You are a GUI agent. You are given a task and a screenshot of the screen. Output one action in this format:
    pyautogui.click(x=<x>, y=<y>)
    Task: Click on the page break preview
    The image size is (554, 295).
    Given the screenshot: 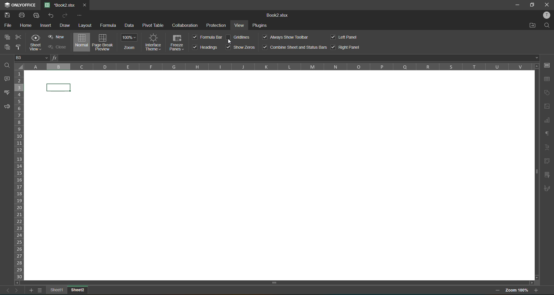 What is the action you would take?
    pyautogui.click(x=102, y=42)
    